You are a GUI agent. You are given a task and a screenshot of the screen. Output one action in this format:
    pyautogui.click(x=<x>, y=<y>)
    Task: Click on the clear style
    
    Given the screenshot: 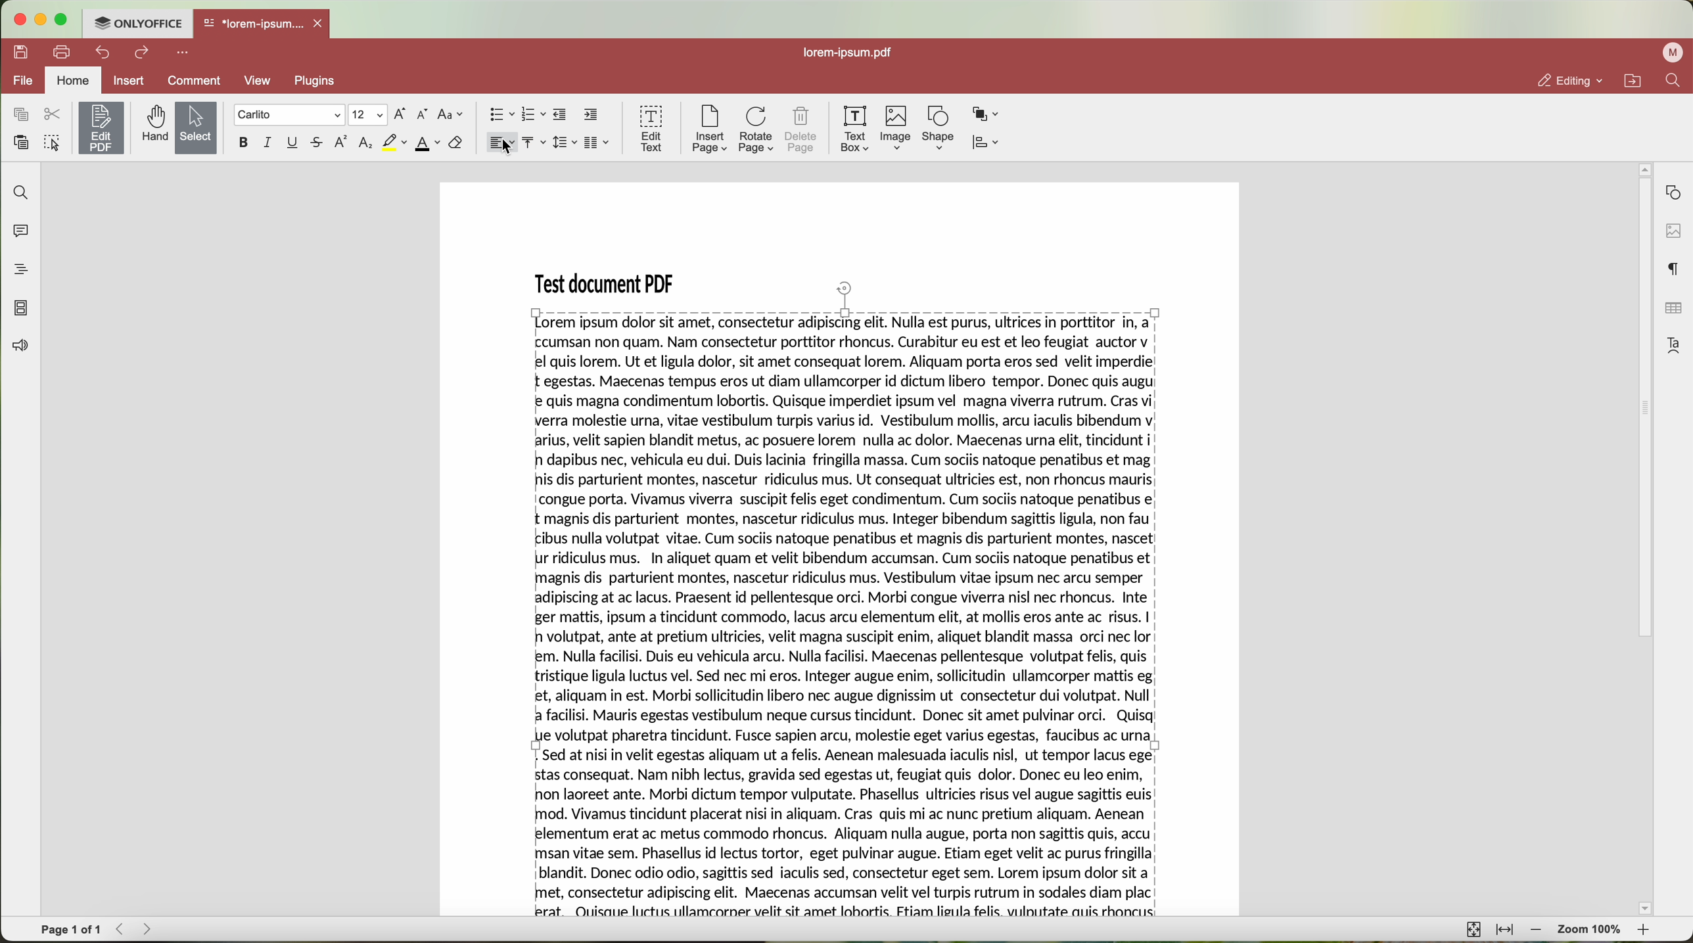 What is the action you would take?
    pyautogui.click(x=455, y=144)
    